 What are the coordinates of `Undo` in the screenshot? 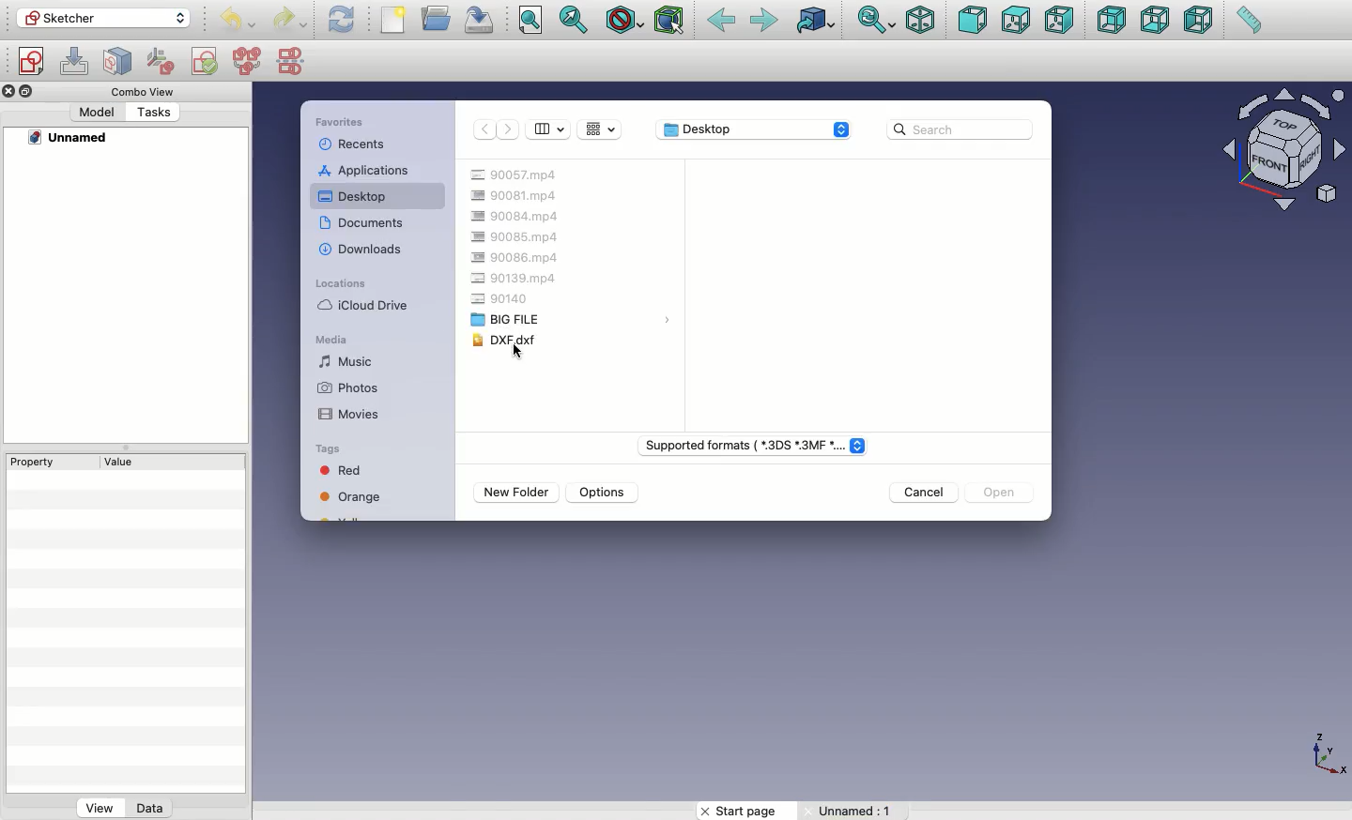 It's located at (240, 22).